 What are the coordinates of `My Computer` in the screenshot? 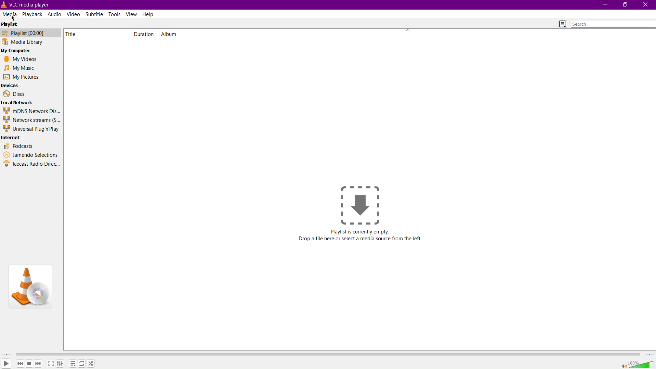 It's located at (18, 50).